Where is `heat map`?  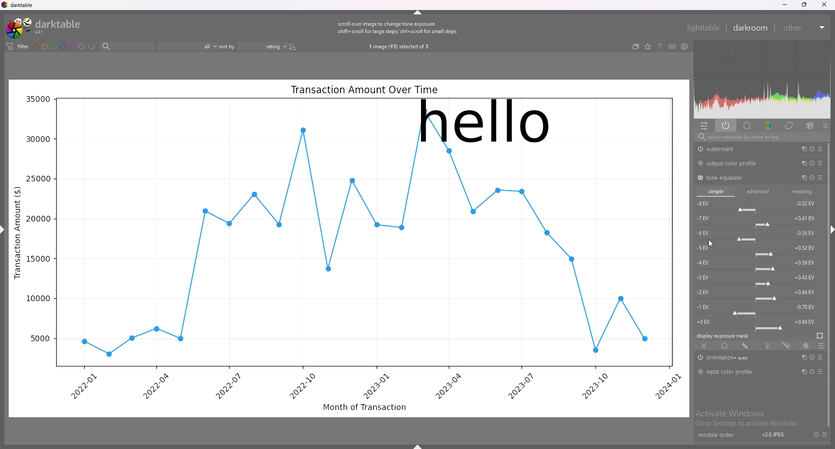
heat map is located at coordinates (762, 79).